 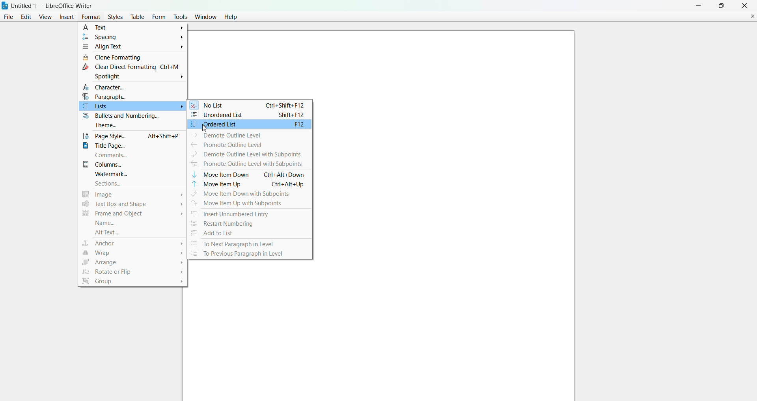 What do you see at coordinates (135, 28) in the screenshot?
I see `text` at bounding box center [135, 28].